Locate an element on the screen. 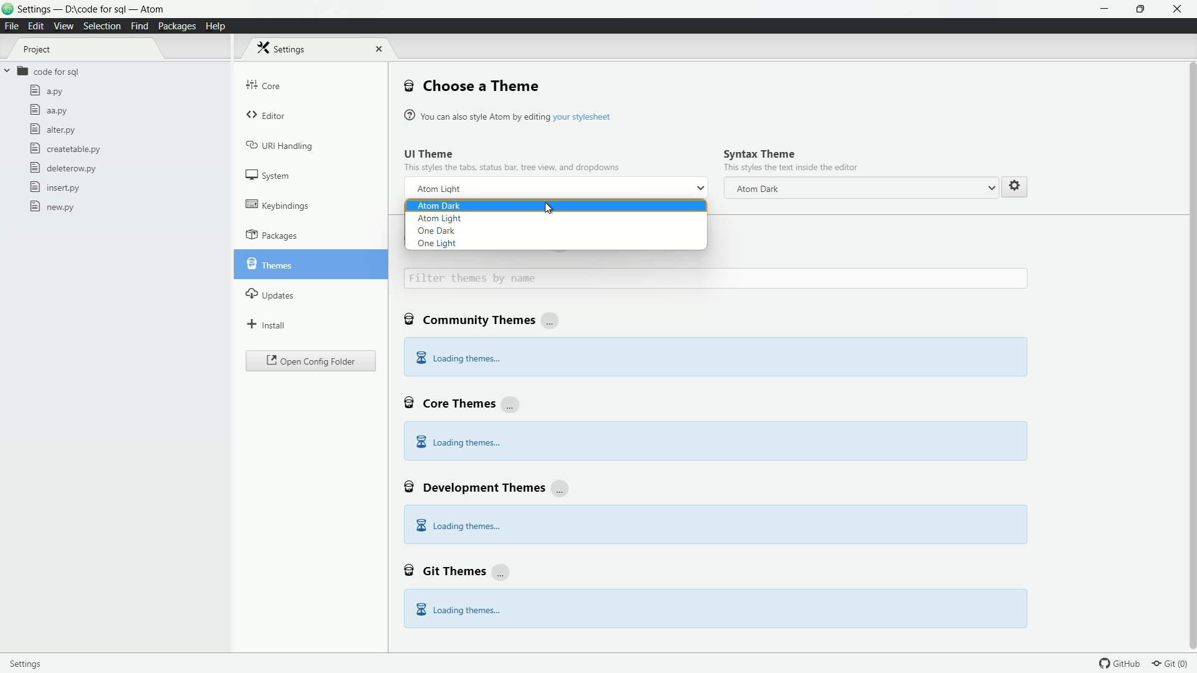  close app is located at coordinates (1179, 9).